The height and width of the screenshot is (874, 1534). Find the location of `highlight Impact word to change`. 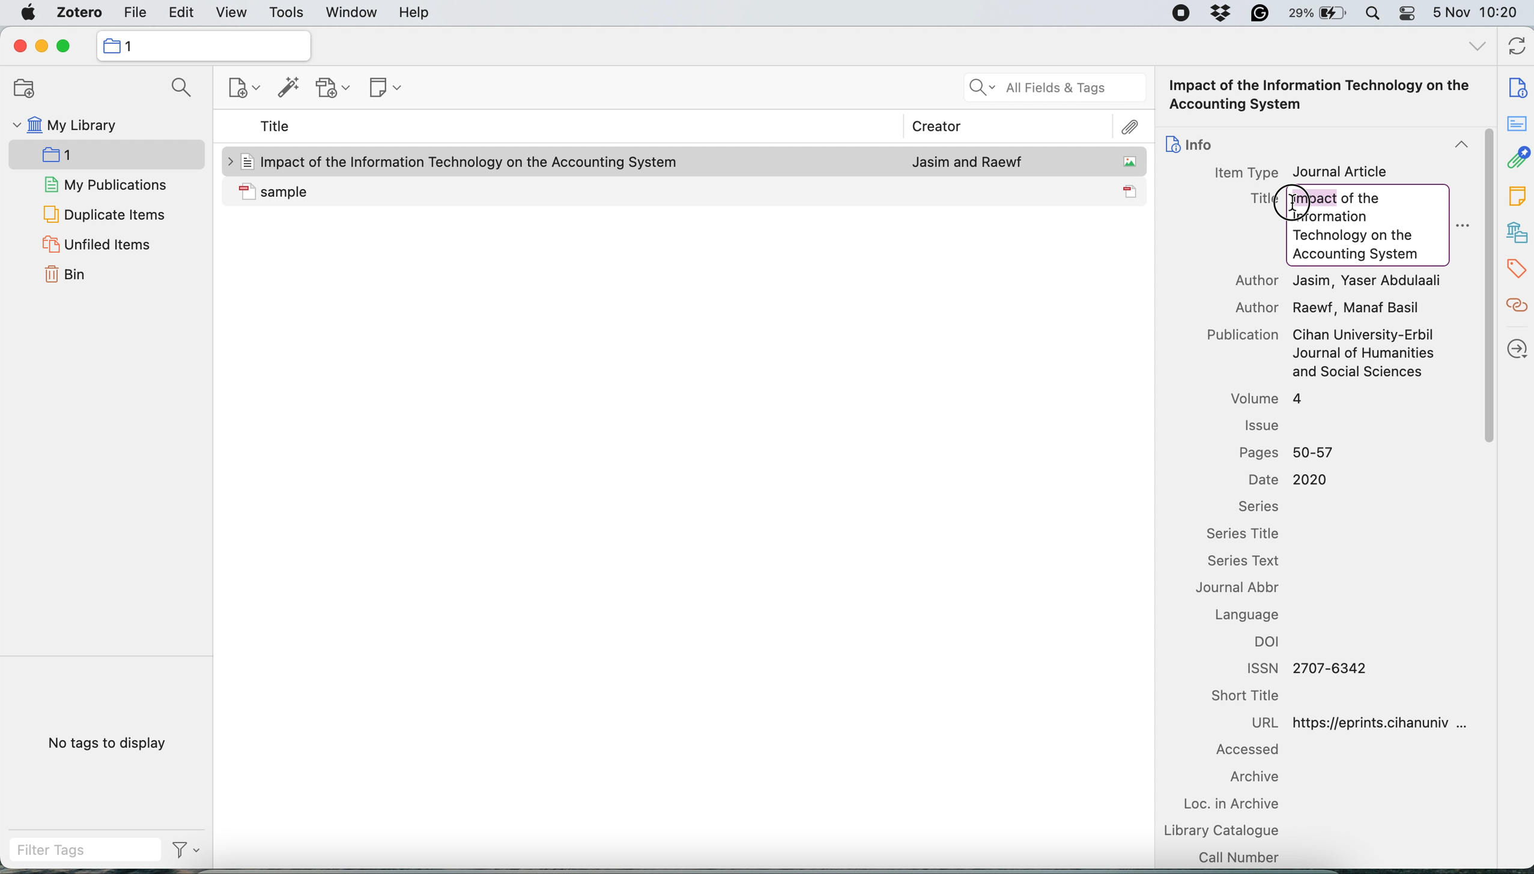

highlight Impact word to change is located at coordinates (1313, 197).